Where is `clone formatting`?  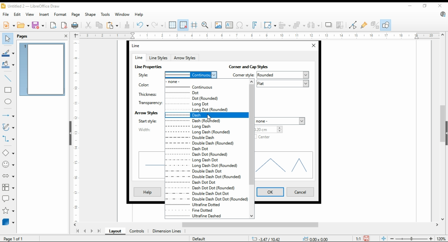 clone formatting is located at coordinates (128, 25).